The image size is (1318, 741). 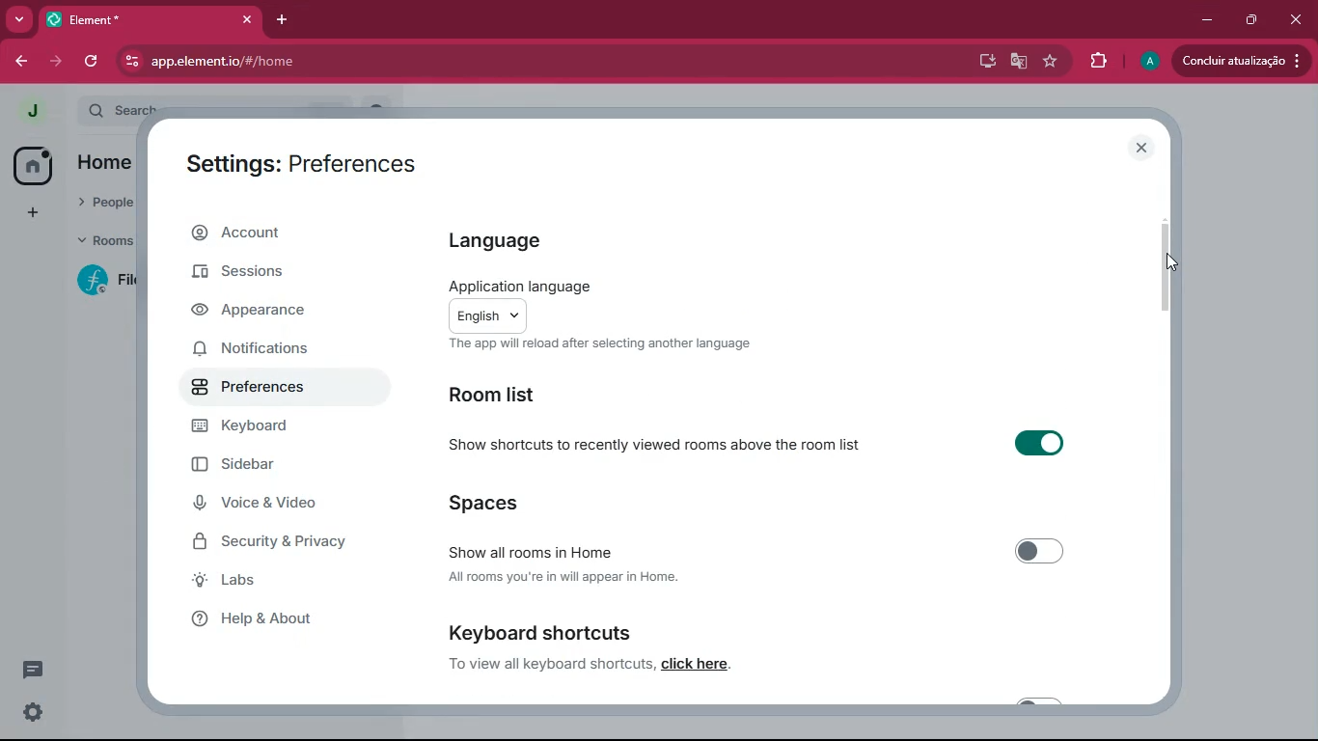 What do you see at coordinates (33, 669) in the screenshot?
I see `conversation` at bounding box center [33, 669].